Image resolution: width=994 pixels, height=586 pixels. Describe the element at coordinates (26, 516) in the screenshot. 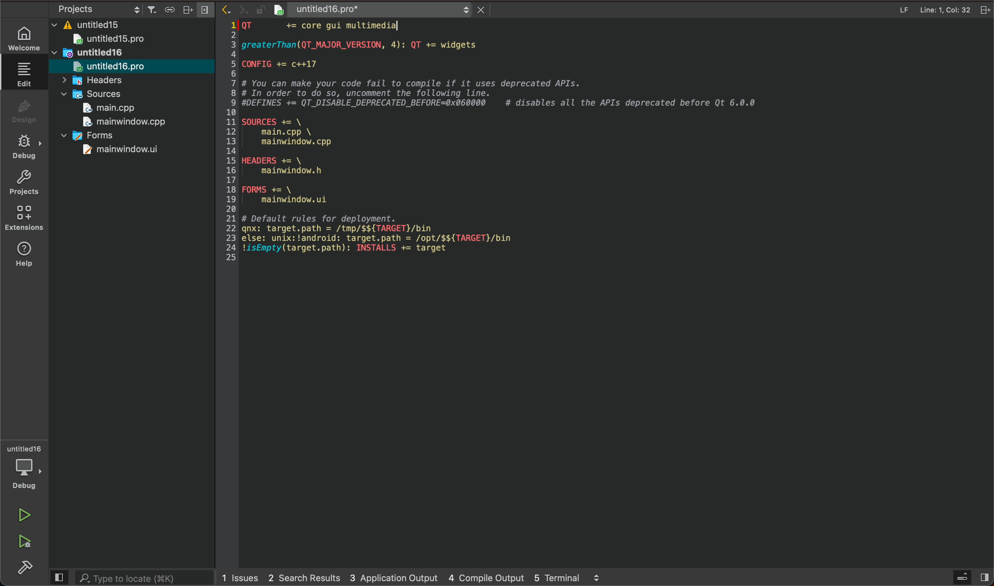

I see `run ` at that location.